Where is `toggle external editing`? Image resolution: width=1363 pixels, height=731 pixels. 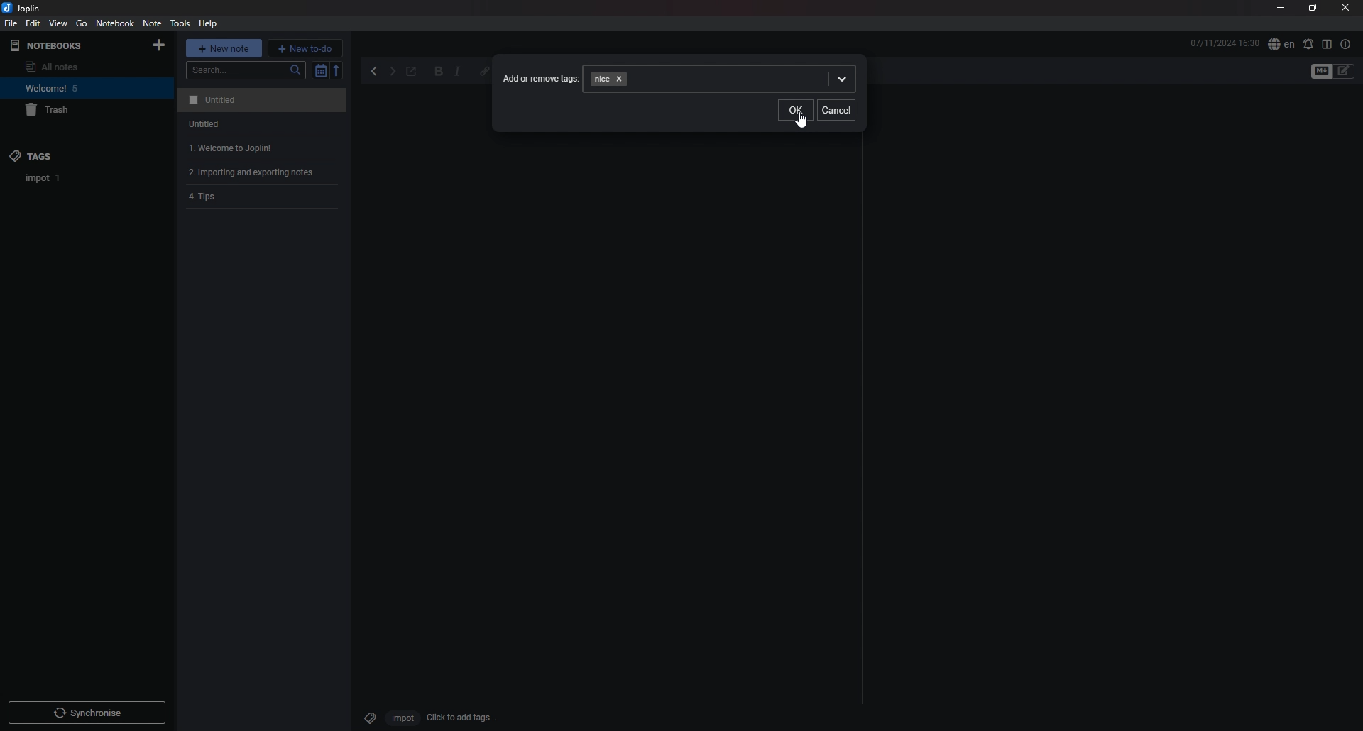
toggle external editing is located at coordinates (412, 72).